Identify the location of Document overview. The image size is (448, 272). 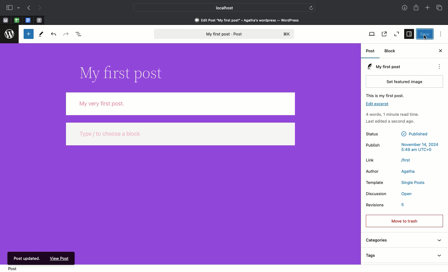
(81, 35).